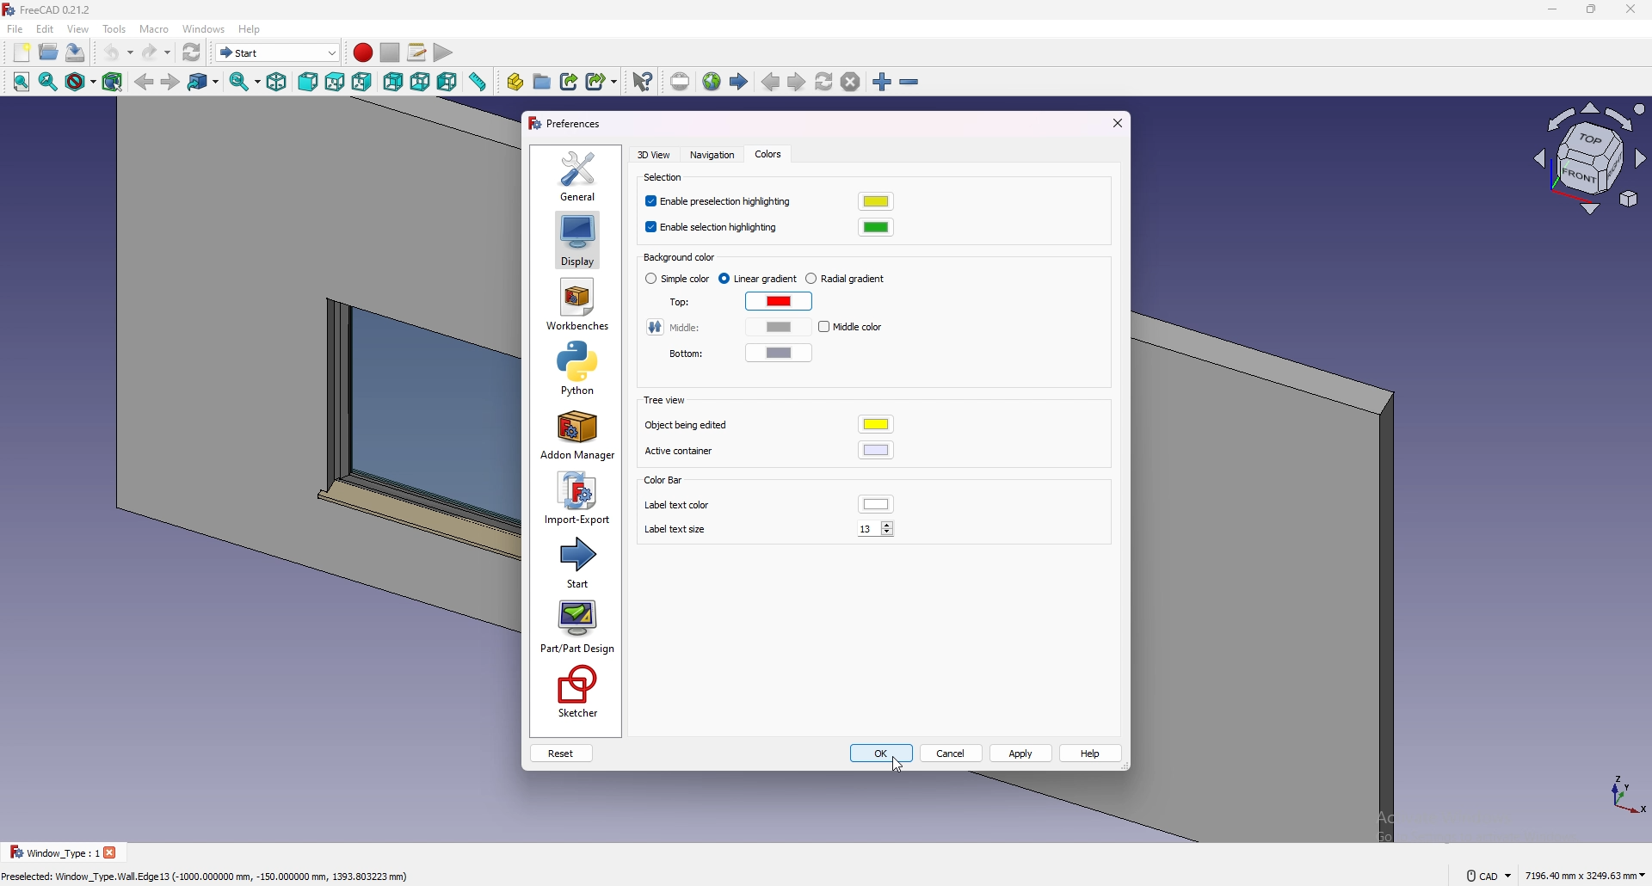  Describe the element at coordinates (60, 9) in the screenshot. I see `FreeCAD 0.21.2` at that location.